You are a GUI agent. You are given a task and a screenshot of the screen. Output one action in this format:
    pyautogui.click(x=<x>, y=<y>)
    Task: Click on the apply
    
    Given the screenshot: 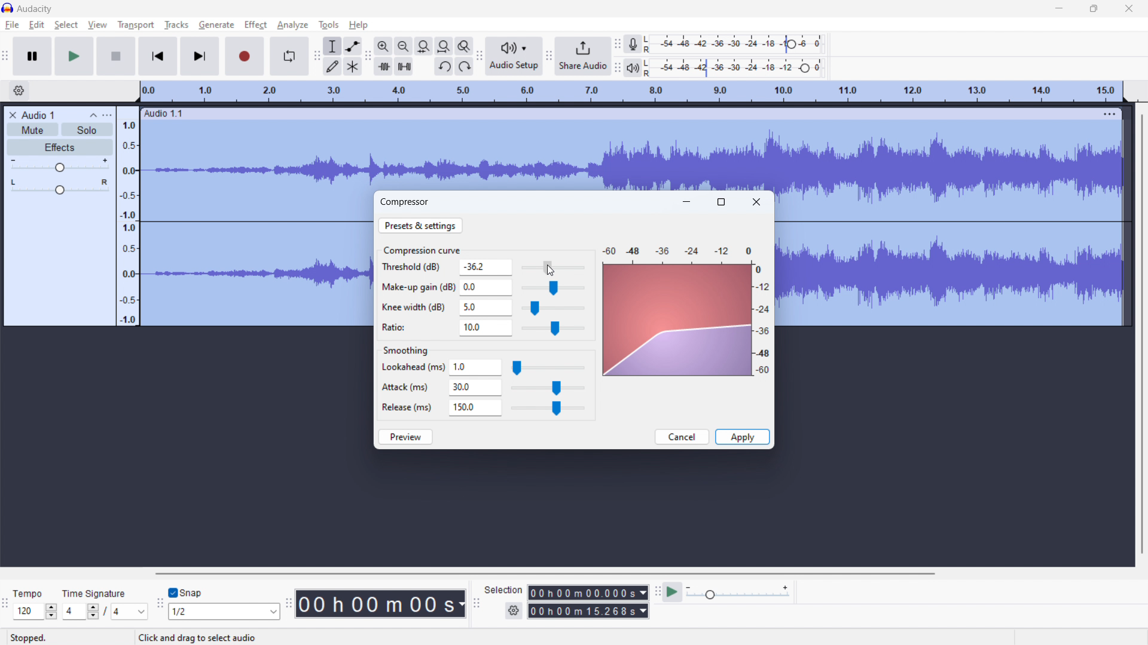 What is the action you would take?
    pyautogui.click(x=742, y=437)
    